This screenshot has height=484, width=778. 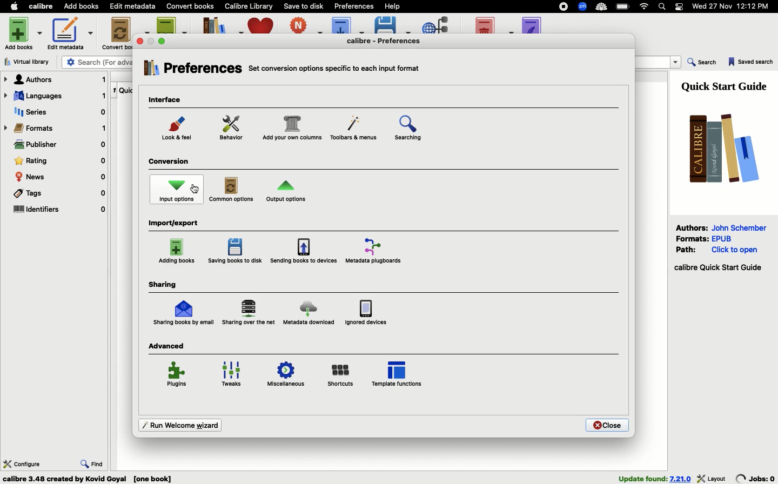 What do you see at coordinates (377, 250) in the screenshot?
I see `Metadata` at bounding box center [377, 250].